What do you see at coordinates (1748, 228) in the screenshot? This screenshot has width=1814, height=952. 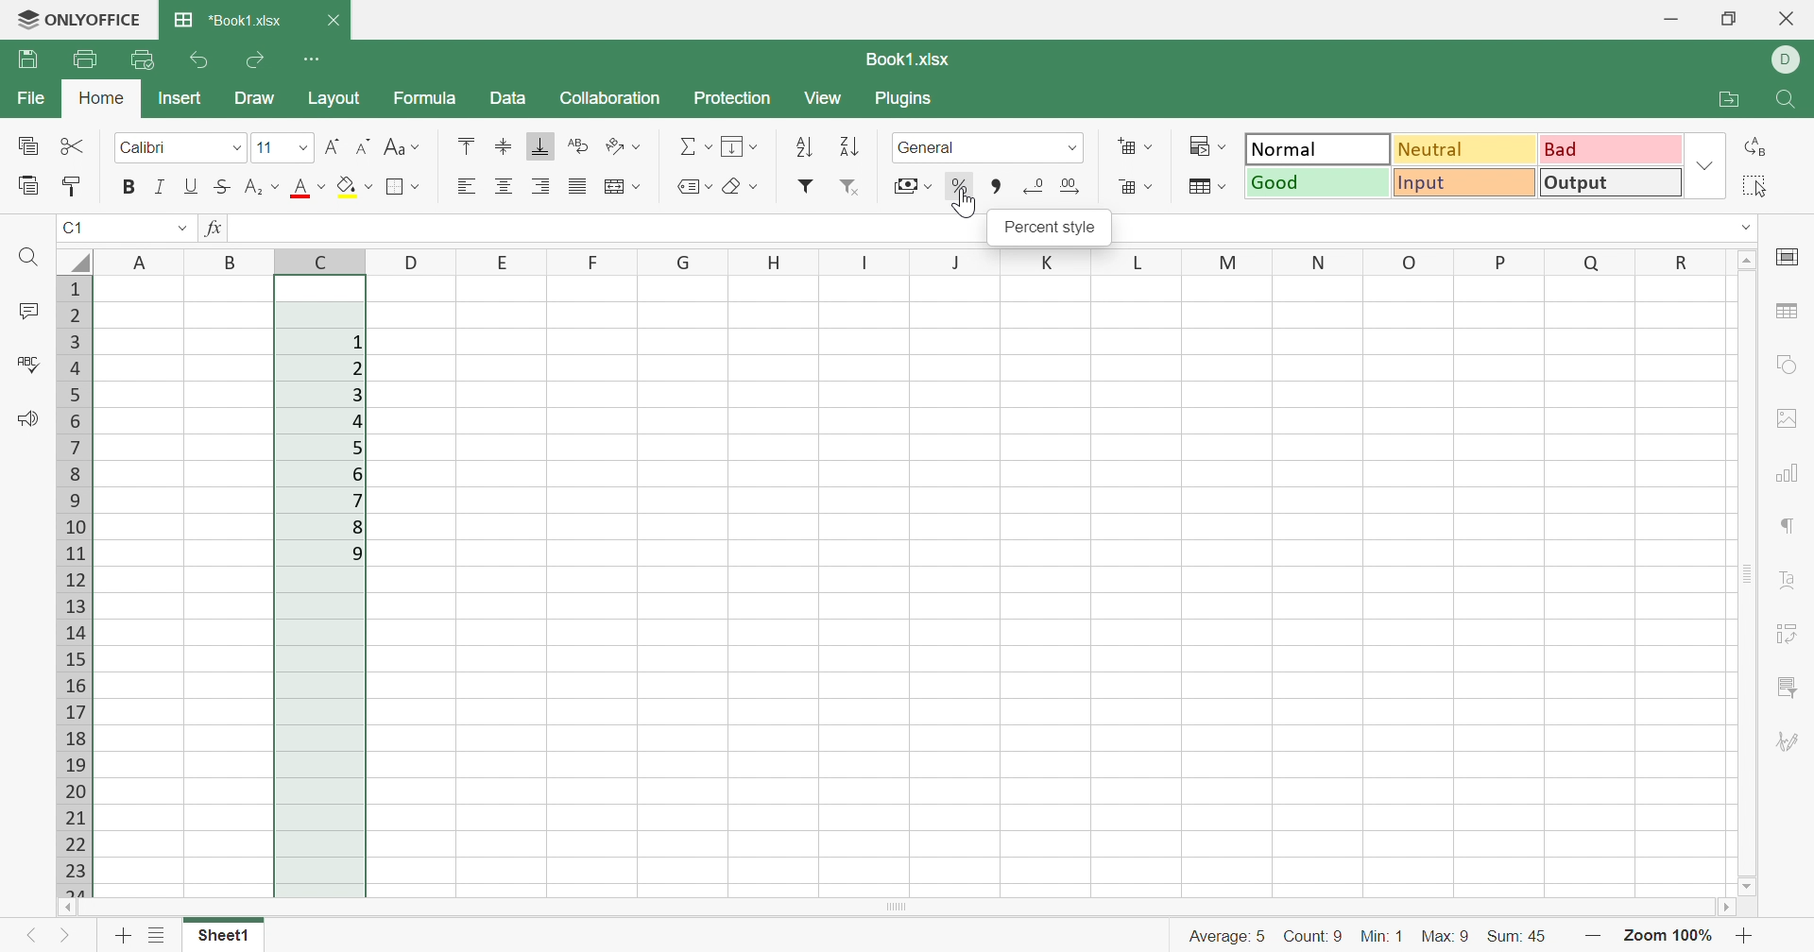 I see `Drop Down` at bounding box center [1748, 228].